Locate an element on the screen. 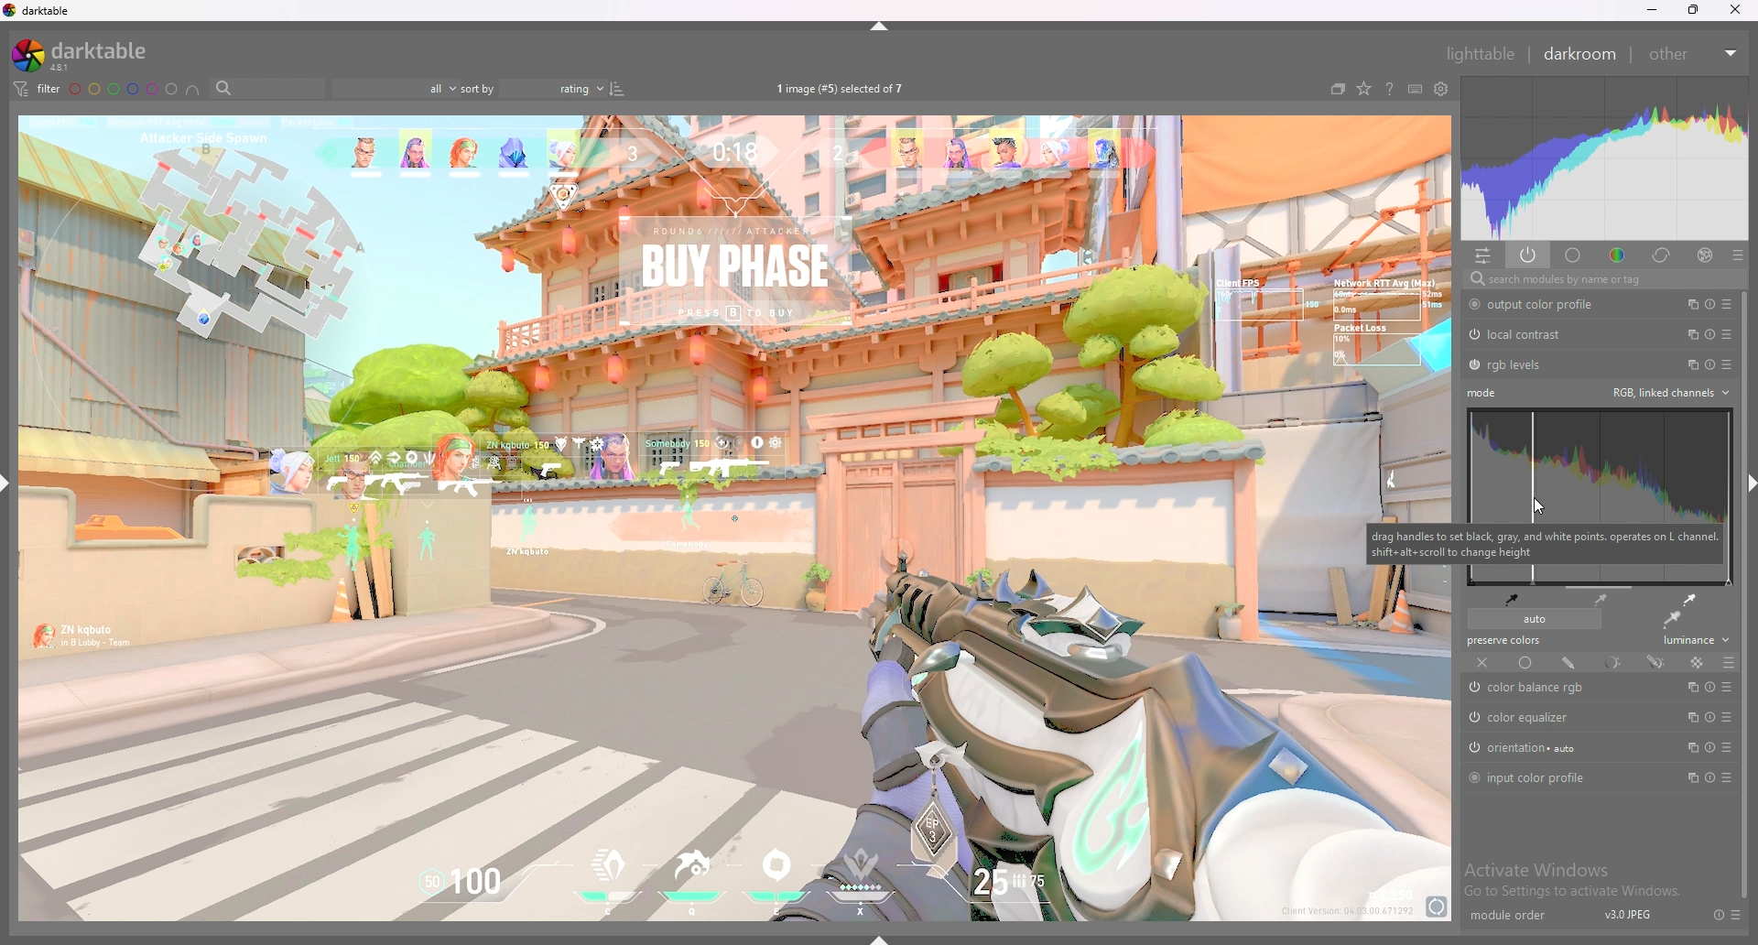  drawn mask is located at coordinates (1569, 662).